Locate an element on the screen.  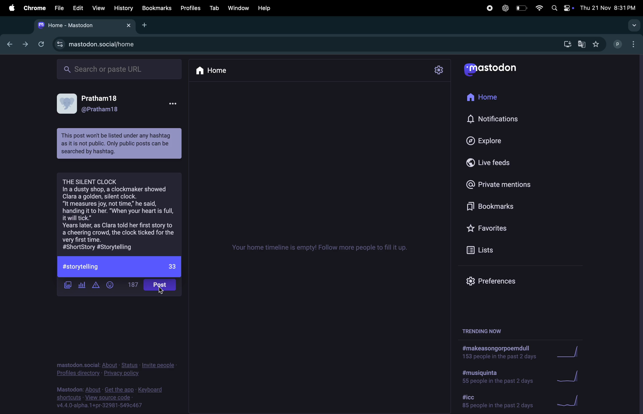
words is located at coordinates (132, 286).